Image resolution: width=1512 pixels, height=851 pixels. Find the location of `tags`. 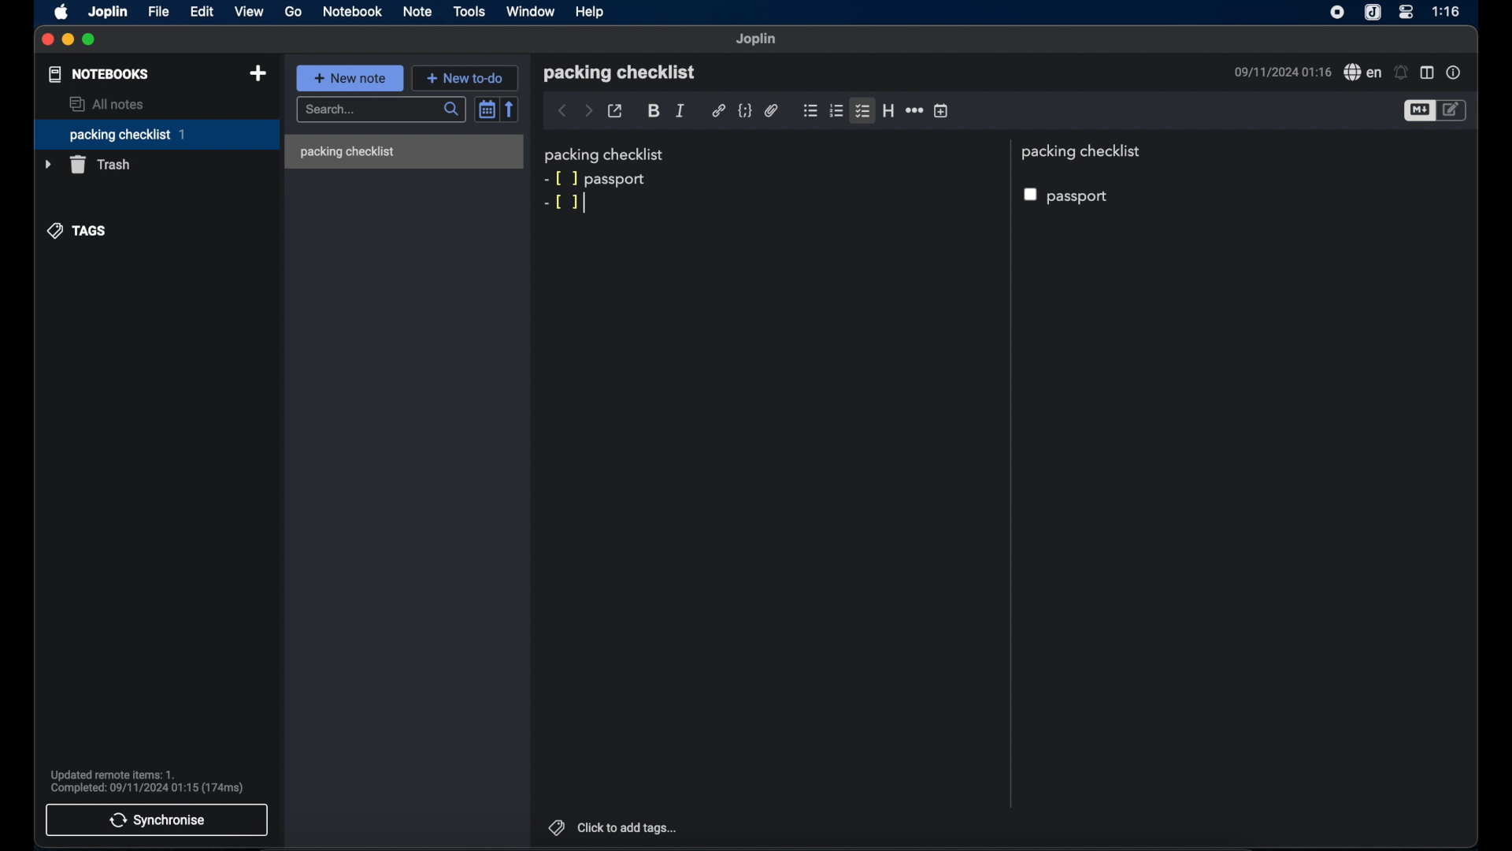

tags is located at coordinates (76, 232).